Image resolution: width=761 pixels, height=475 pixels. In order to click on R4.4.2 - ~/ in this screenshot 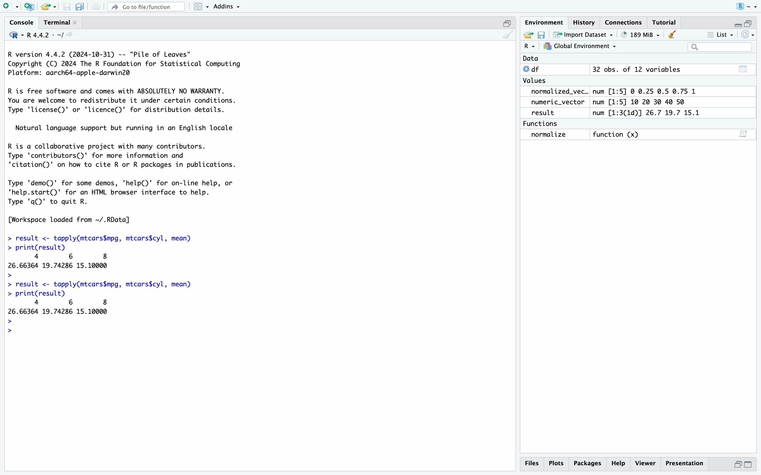, I will do `click(49, 35)`.